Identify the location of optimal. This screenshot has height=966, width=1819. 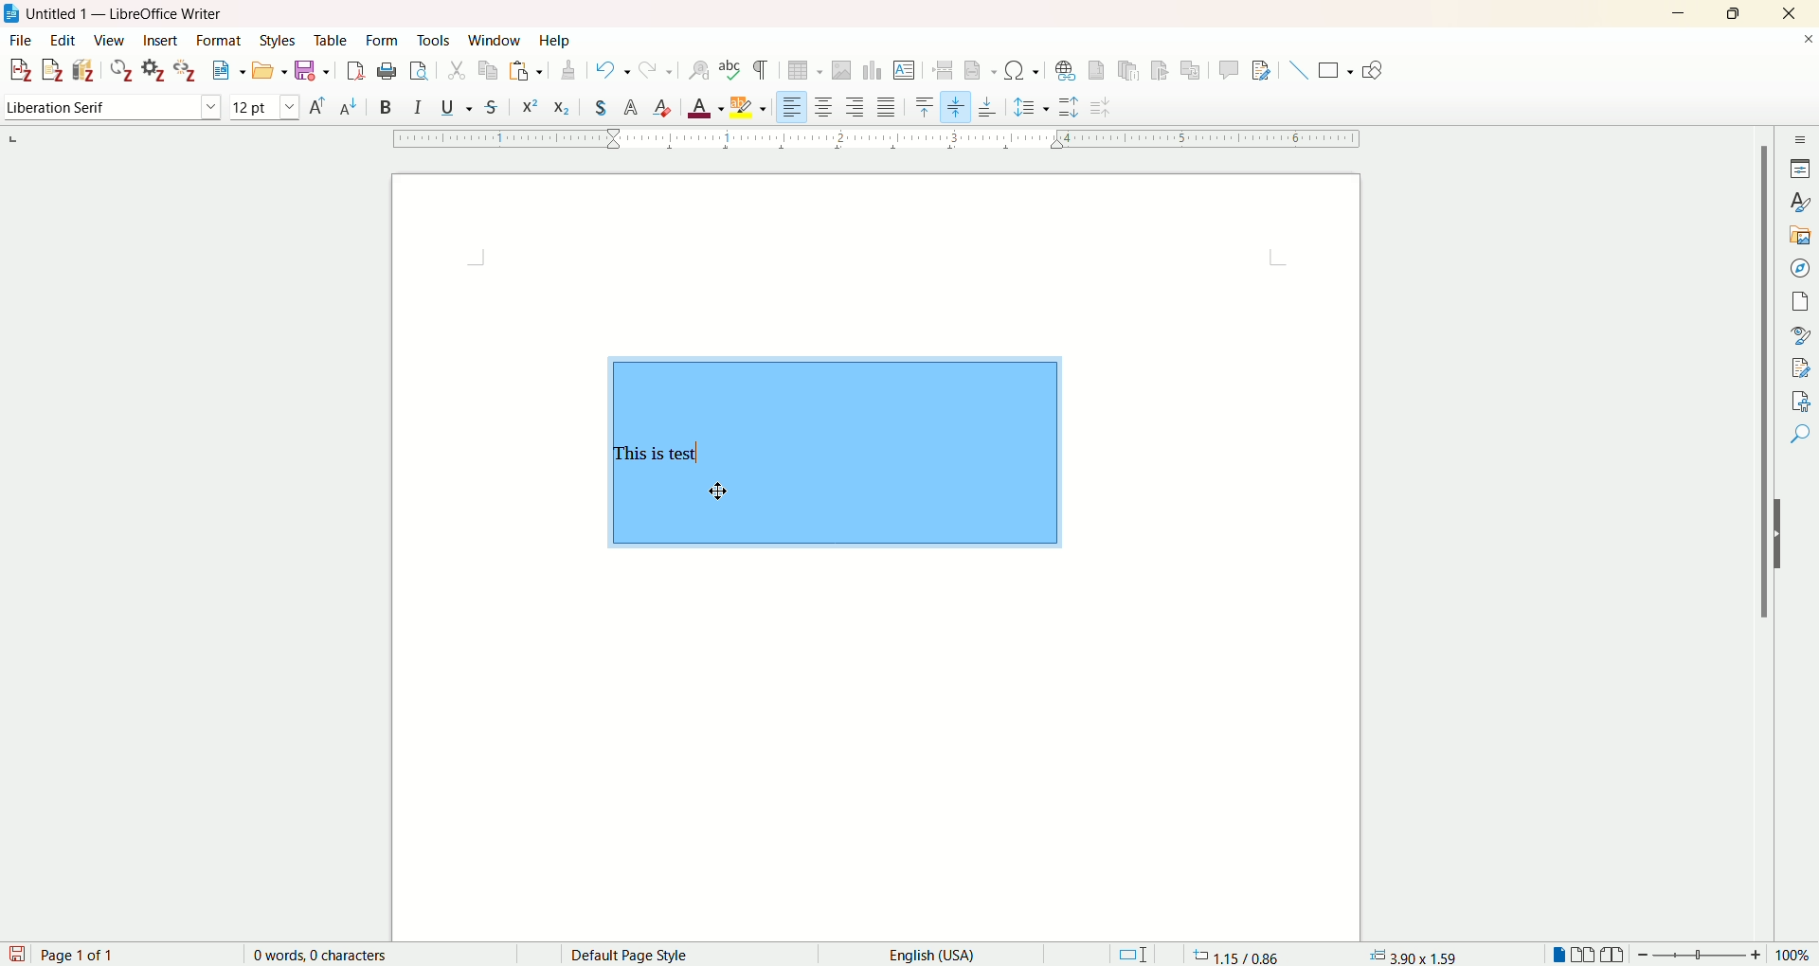
(134, 107).